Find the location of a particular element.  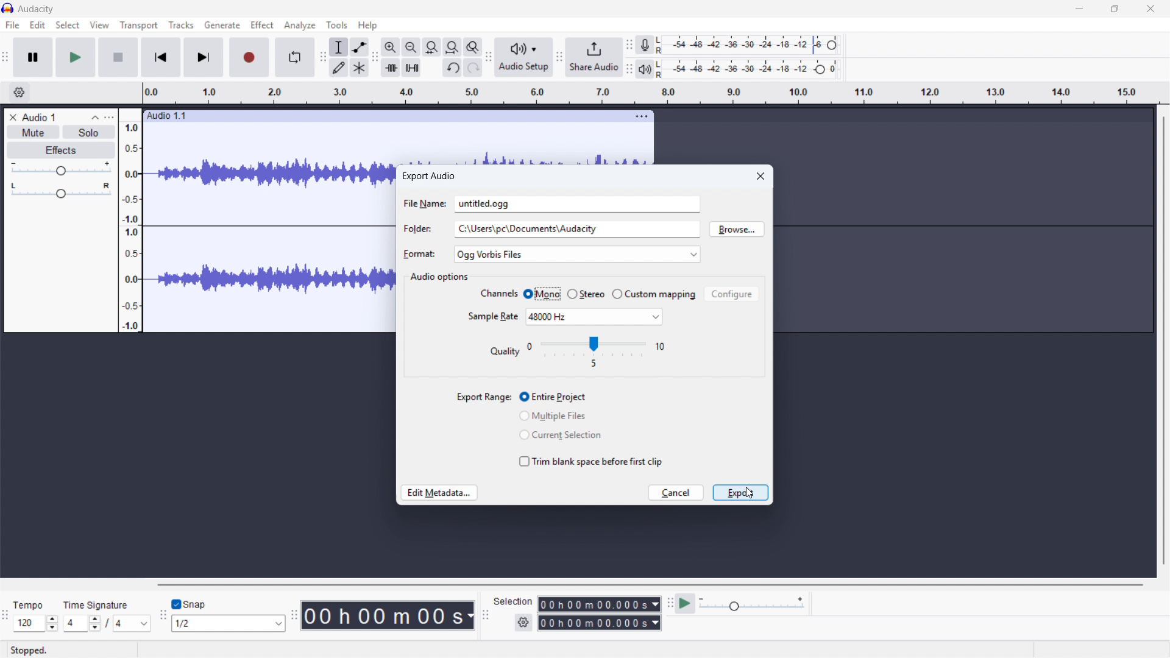

Set tempo  is located at coordinates (35, 624).